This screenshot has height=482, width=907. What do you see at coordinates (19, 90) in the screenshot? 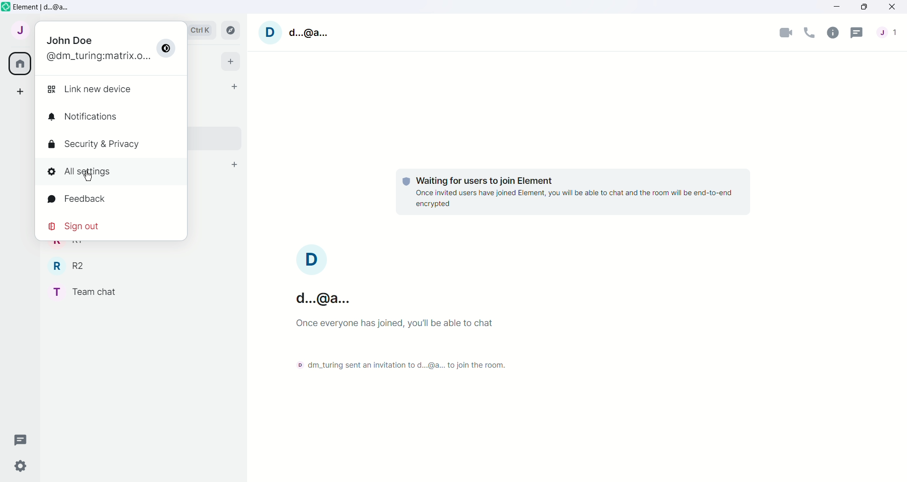
I see `Create a space` at bounding box center [19, 90].